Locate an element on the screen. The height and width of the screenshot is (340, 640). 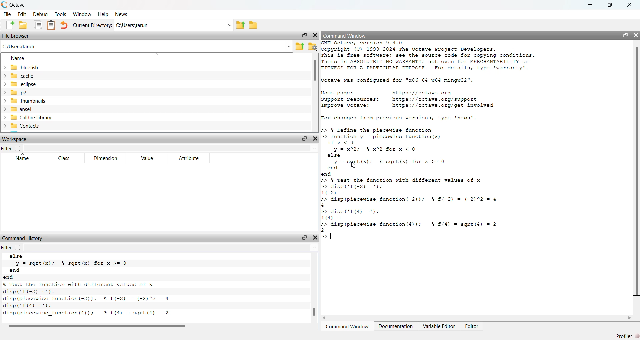
>  ansel is located at coordinates (18, 109).